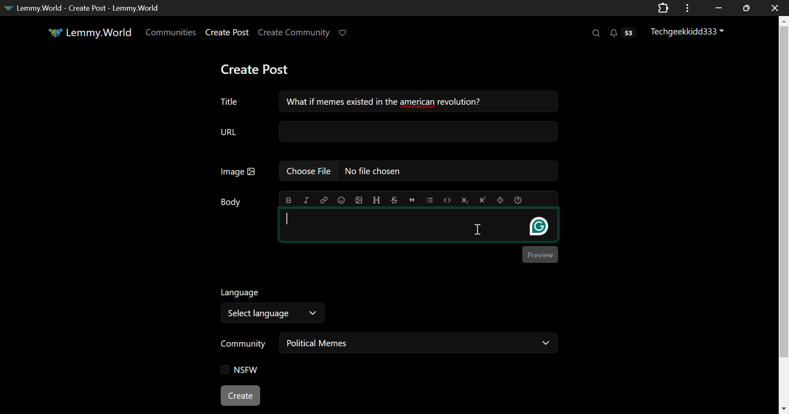 The width and height of the screenshot is (789, 414). What do you see at coordinates (294, 32) in the screenshot?
I see `Create Community Page Link` at bounding box center [294, 32].